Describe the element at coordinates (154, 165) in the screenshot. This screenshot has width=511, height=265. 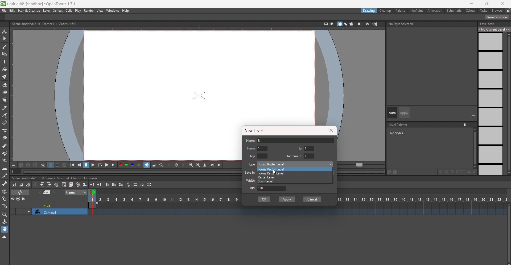
I see `histogram ` at that location.